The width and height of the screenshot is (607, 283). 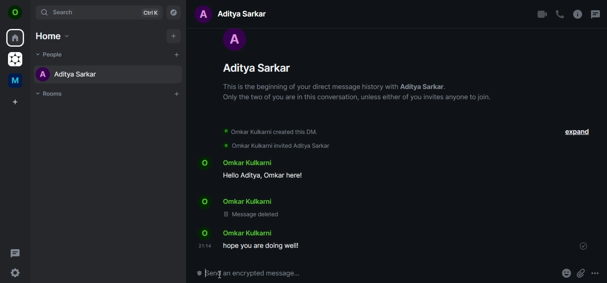 I want to click on threads, so click(x=17, y=254).